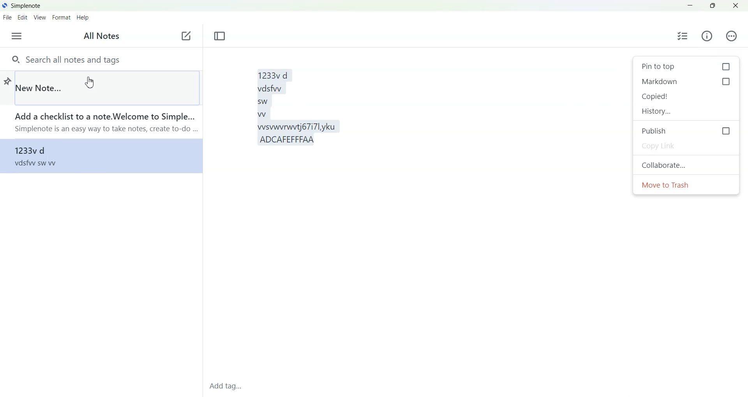  Describe the element at coordinates (418, 214) in the screenshot. I see `1233v d vdsfw sw W www677lyku ADCAFEFFFAA ` at that location.